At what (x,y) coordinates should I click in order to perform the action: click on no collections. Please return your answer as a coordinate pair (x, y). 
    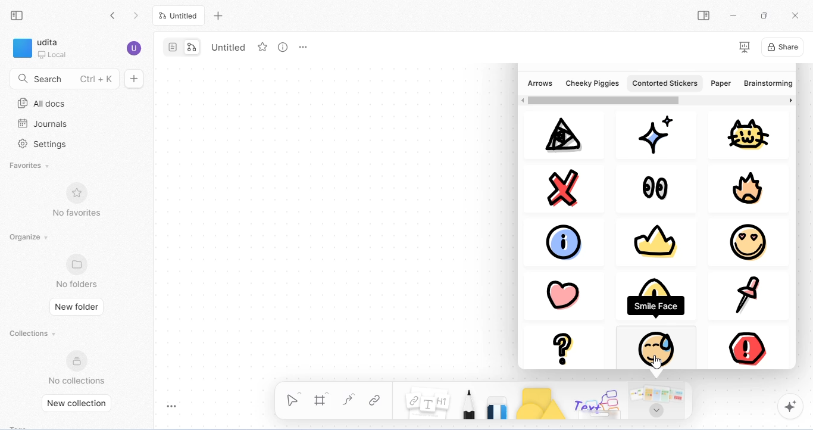
    Looking at the image, I should click on (77, 367).